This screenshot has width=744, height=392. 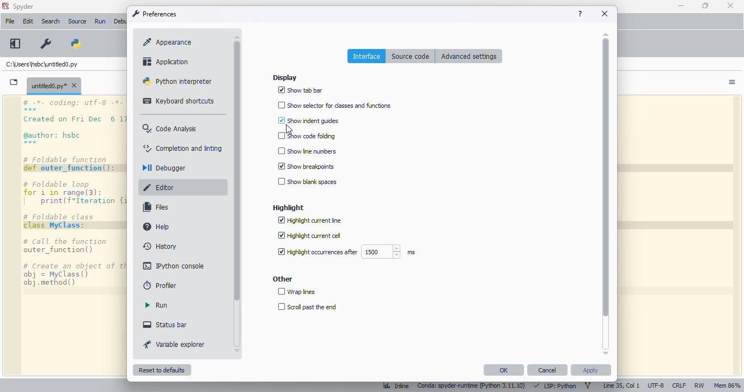 What do you see at coordinates (396, 387) in the screenshot?
I see `inline` at bounding box center [396, 387].